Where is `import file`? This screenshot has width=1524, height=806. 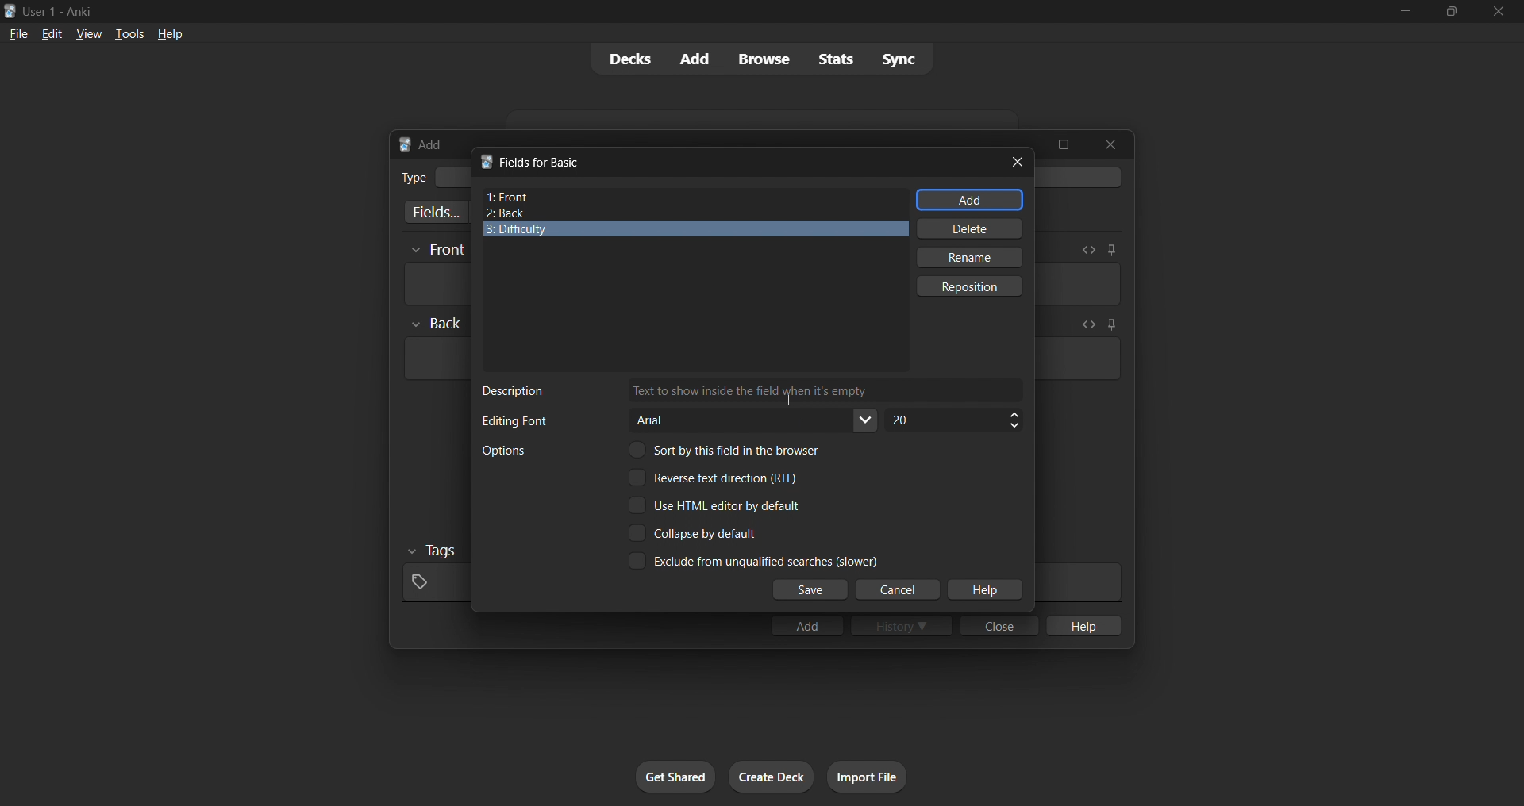 import file is located at coordinates (867, 777).